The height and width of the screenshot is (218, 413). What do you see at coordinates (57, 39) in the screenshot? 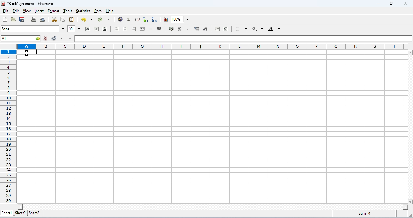
I see `accept change` at bounding box center [57, 39].